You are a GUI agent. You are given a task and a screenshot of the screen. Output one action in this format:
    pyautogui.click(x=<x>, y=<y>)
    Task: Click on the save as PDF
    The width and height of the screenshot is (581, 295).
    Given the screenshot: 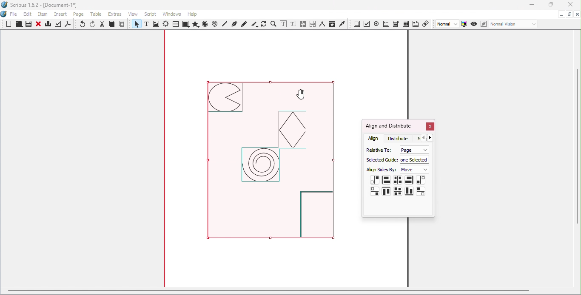 What is the action you would take?
    pyautogui.click(x=68, y=25)
    